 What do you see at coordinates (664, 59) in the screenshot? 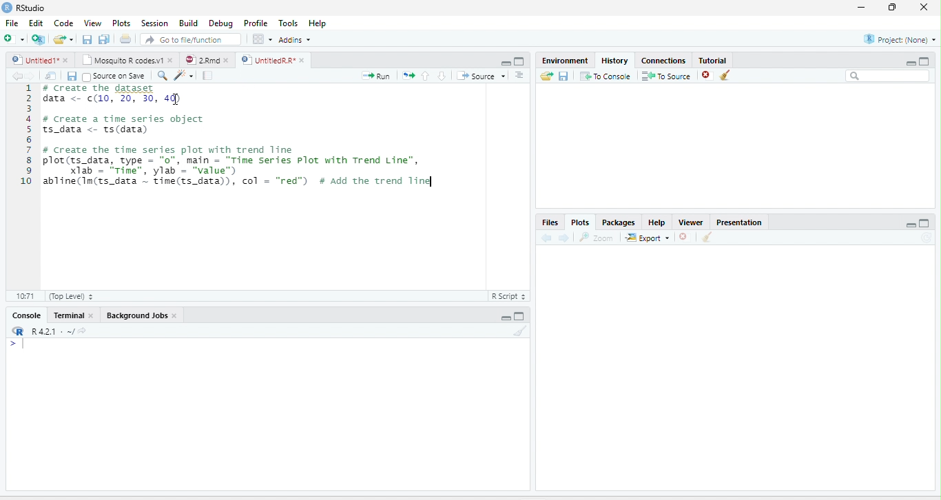
I see `Connections` at bounding box center [664, 59].